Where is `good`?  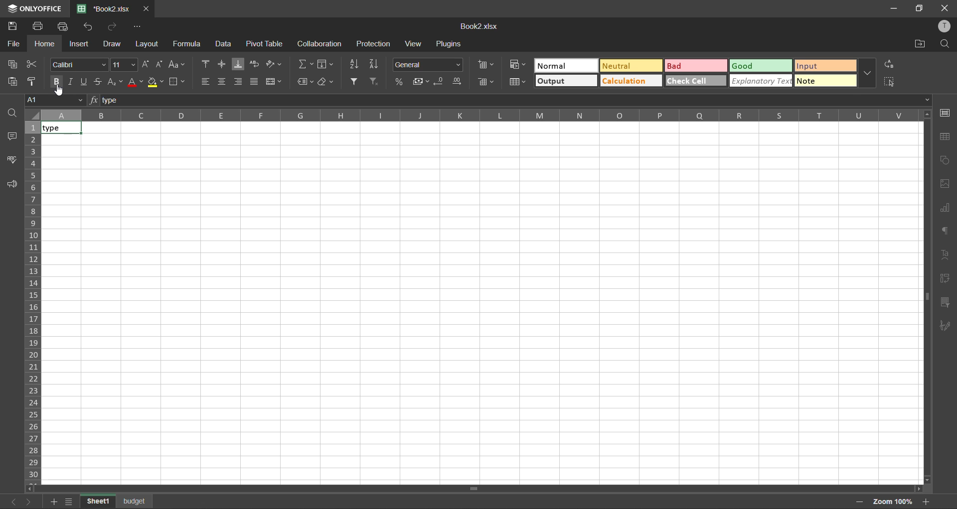
good is located at coordinates (762, 67).